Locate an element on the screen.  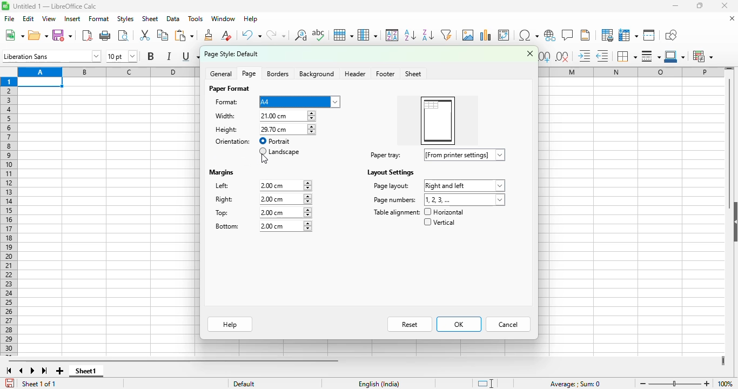
delete decimal is located at coordinates (562, 57).